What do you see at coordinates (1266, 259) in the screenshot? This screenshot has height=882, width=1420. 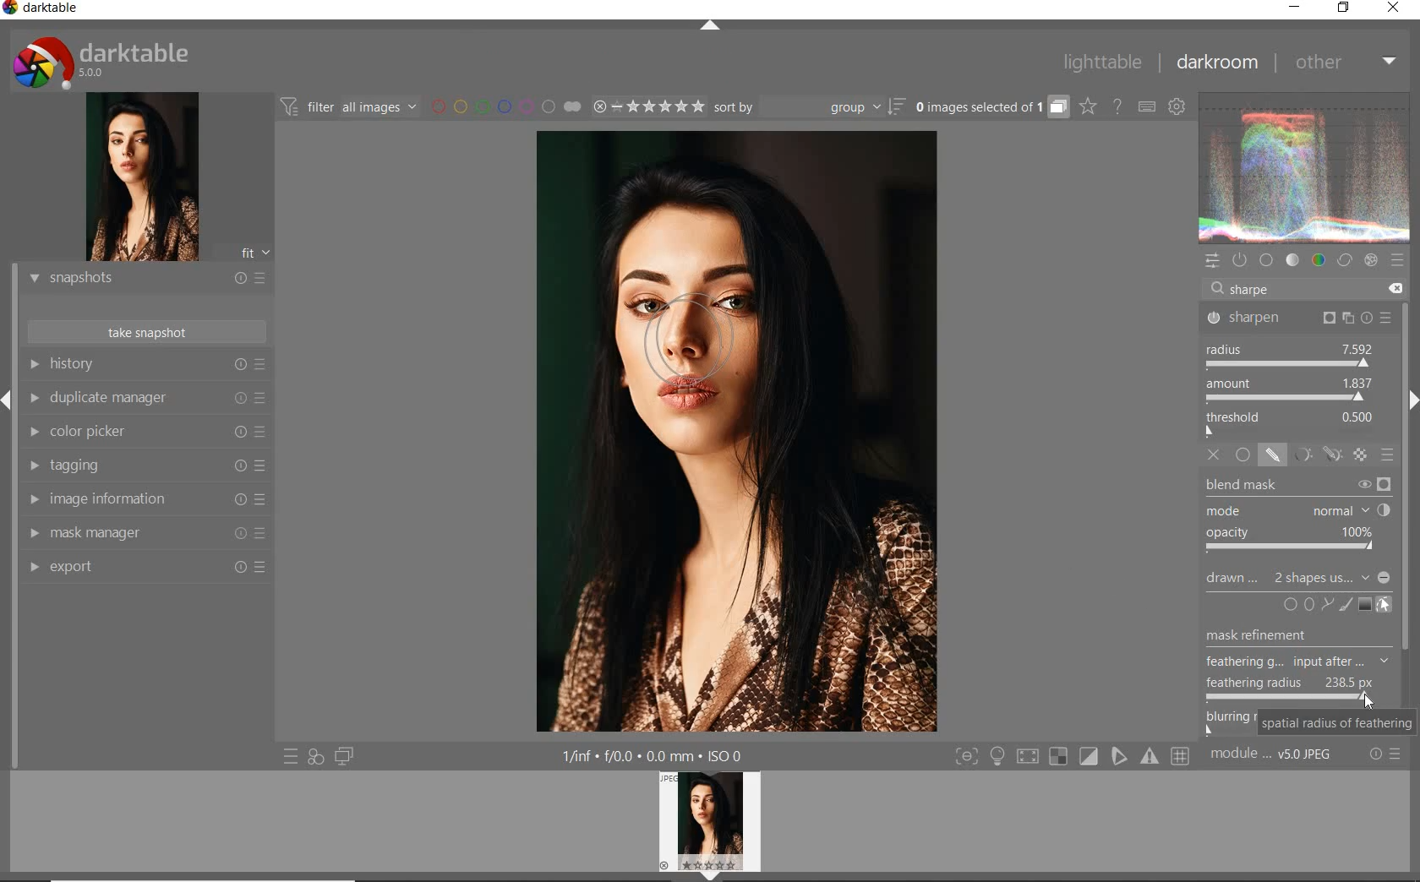 I see `base` at bounding box center [1266, 259].